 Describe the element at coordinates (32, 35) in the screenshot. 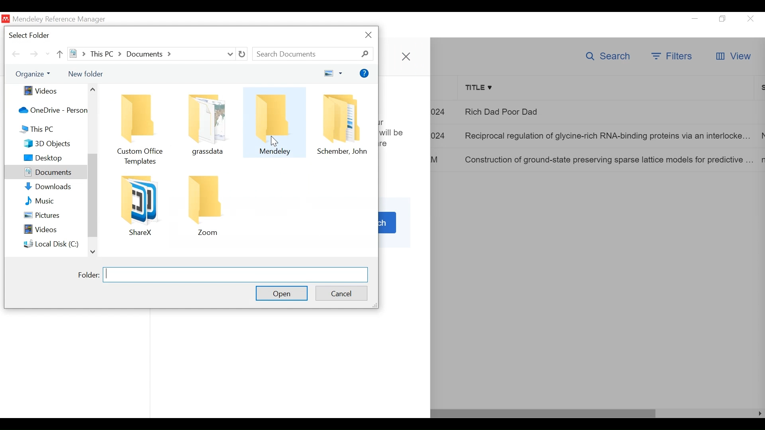

I see `Select Folder` at that location.